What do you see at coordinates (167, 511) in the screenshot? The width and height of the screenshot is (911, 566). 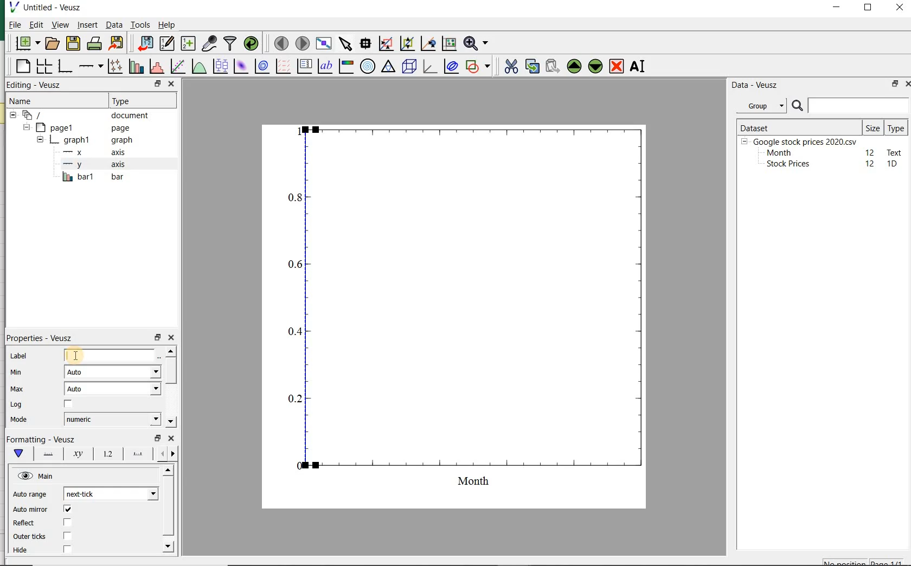 I see `scrollbar` at bounding box center [167, 511].